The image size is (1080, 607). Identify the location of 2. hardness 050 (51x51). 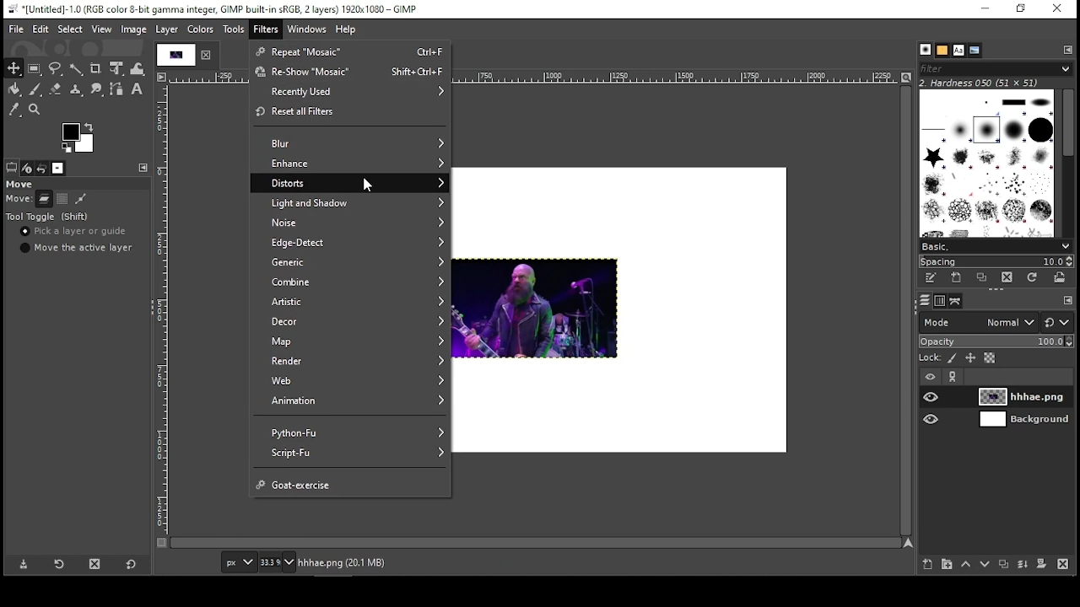
(996, 83).